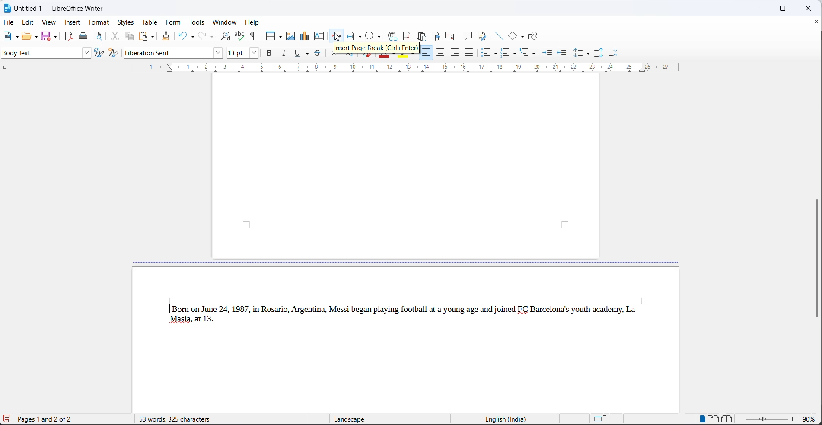  I want to click on basic shapes, so click(524, 37).